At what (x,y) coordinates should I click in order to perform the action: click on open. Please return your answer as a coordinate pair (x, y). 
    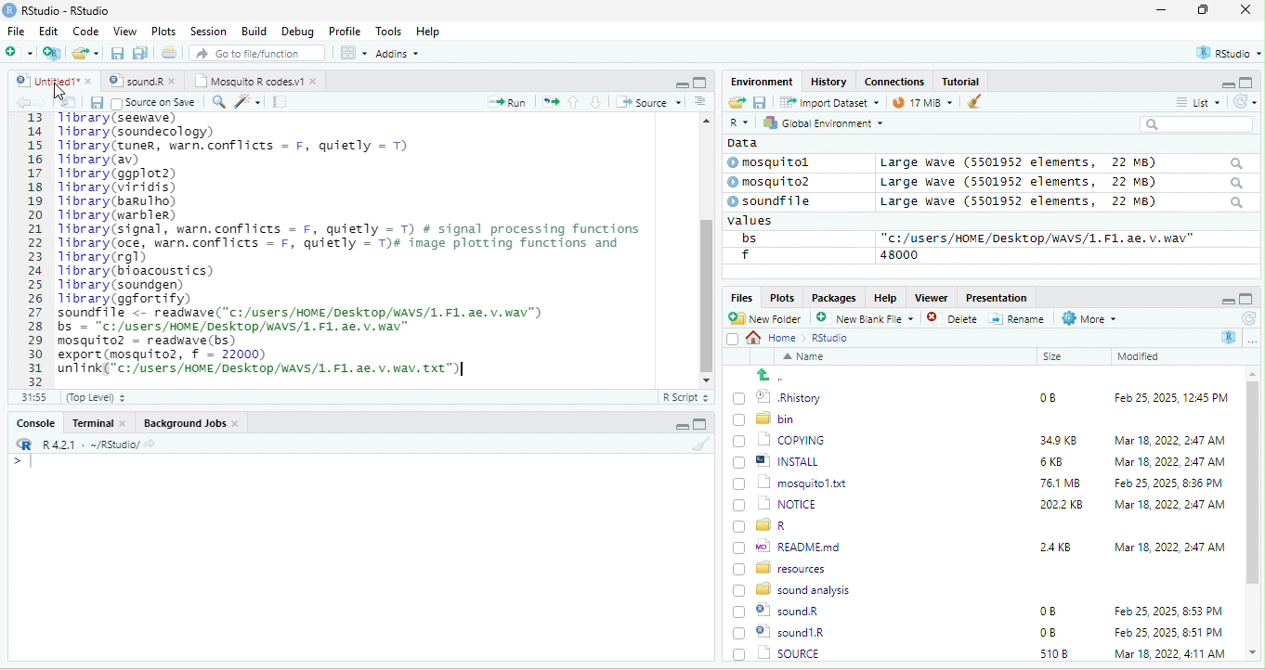
    Looking at the image, I should click on (69, 102).